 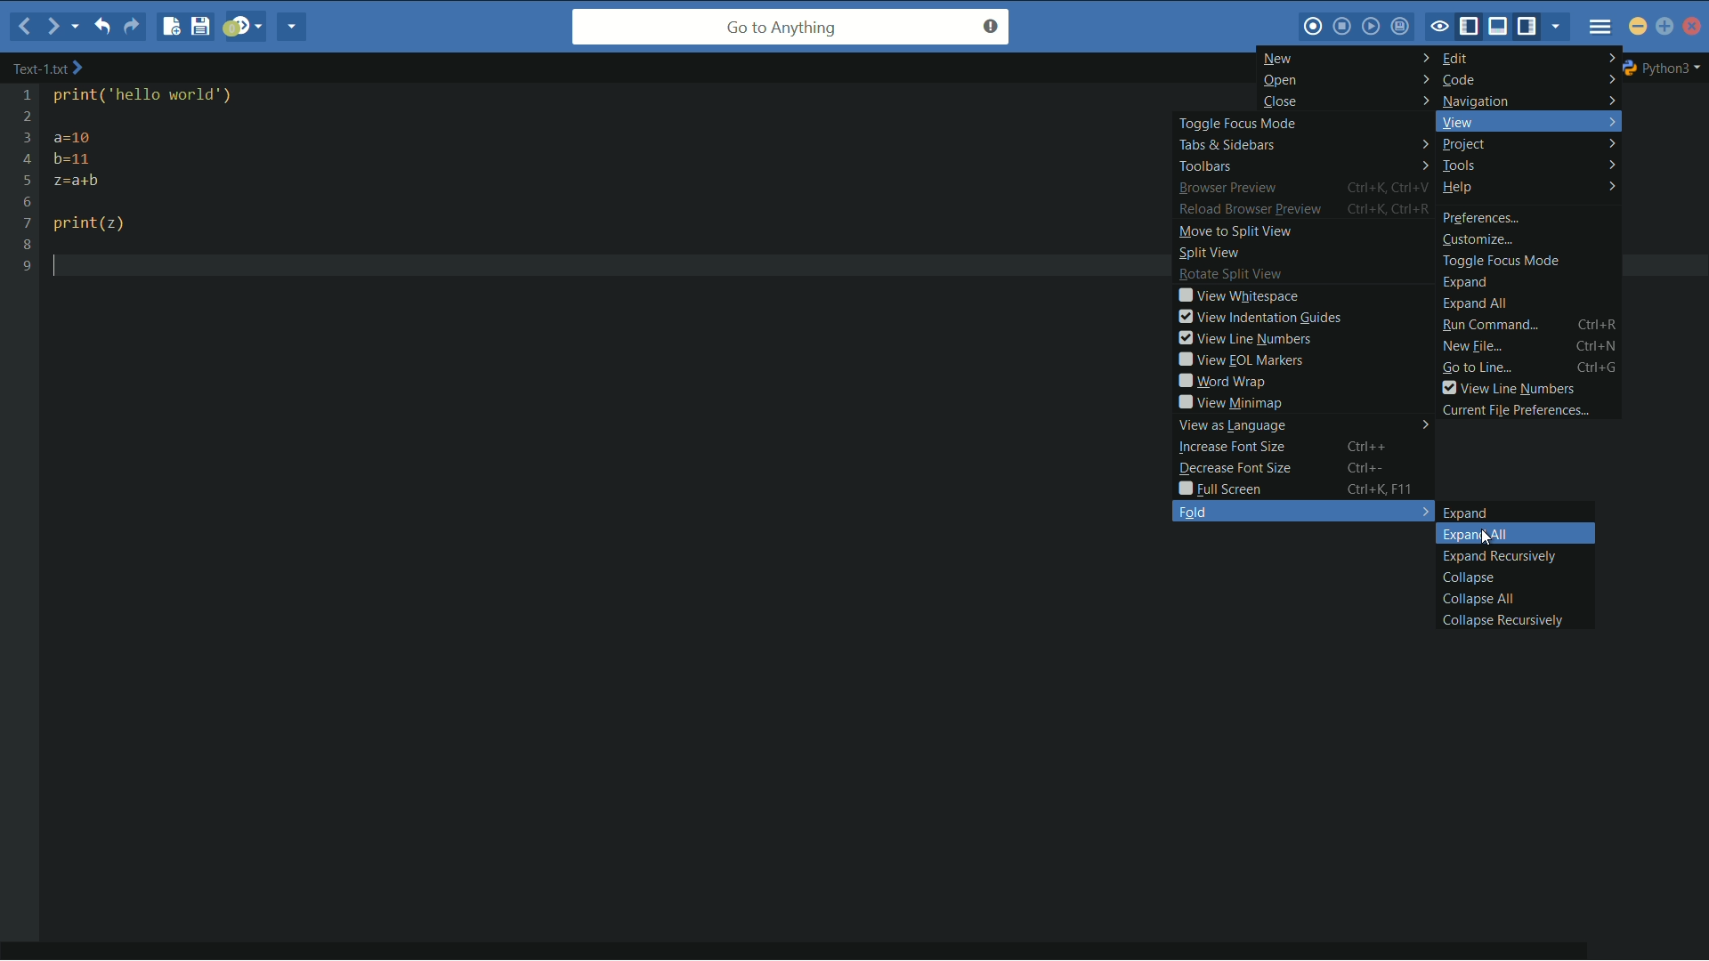 I want to click on collapse, so click(x=1466, y=577).